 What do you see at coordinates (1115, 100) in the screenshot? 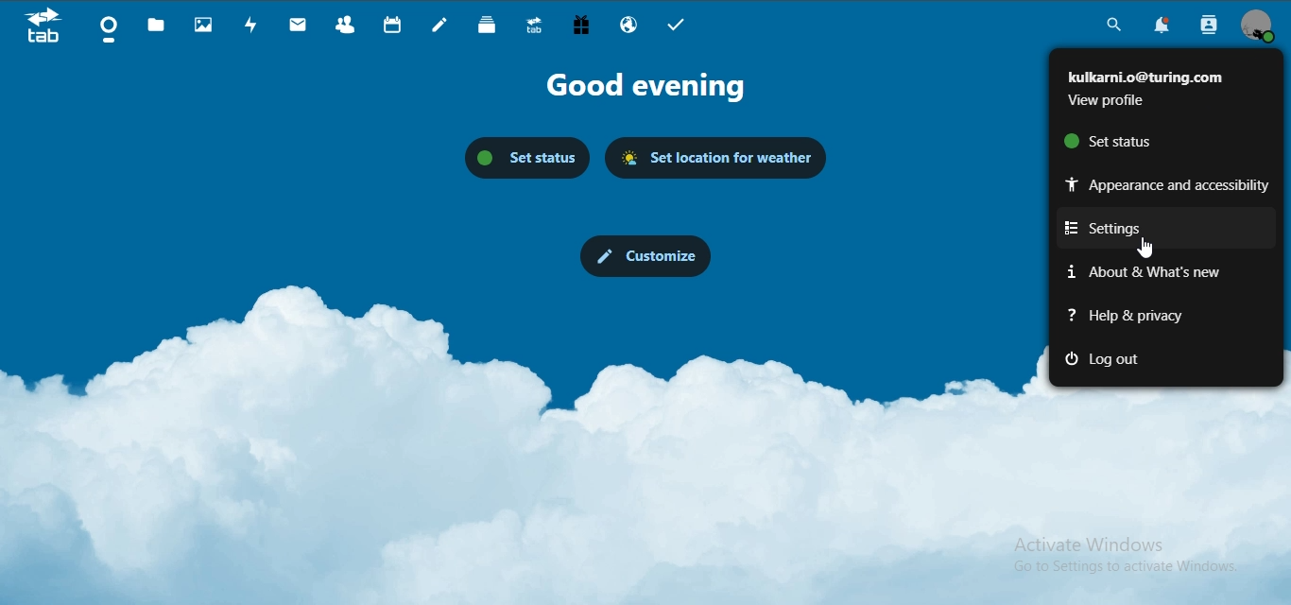
I see `view profile` at bounding box center [1115, 100].